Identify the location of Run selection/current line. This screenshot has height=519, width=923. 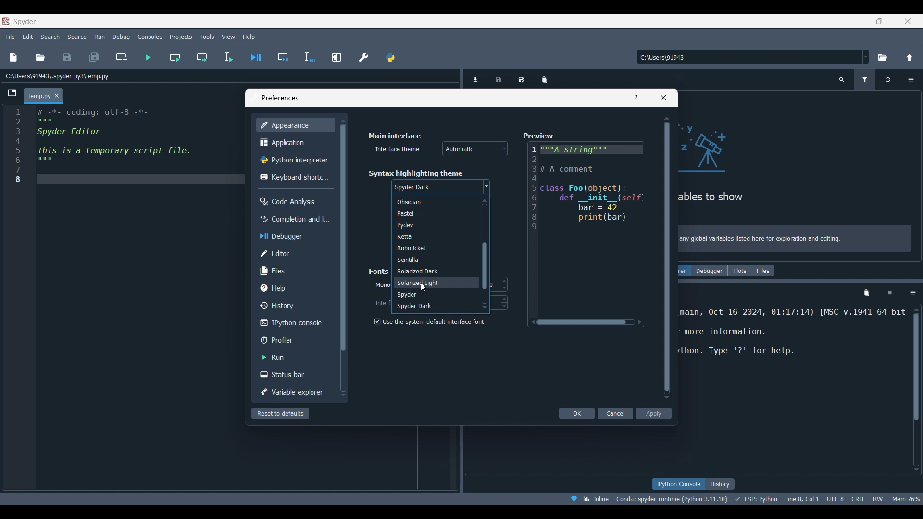
(228, 57).